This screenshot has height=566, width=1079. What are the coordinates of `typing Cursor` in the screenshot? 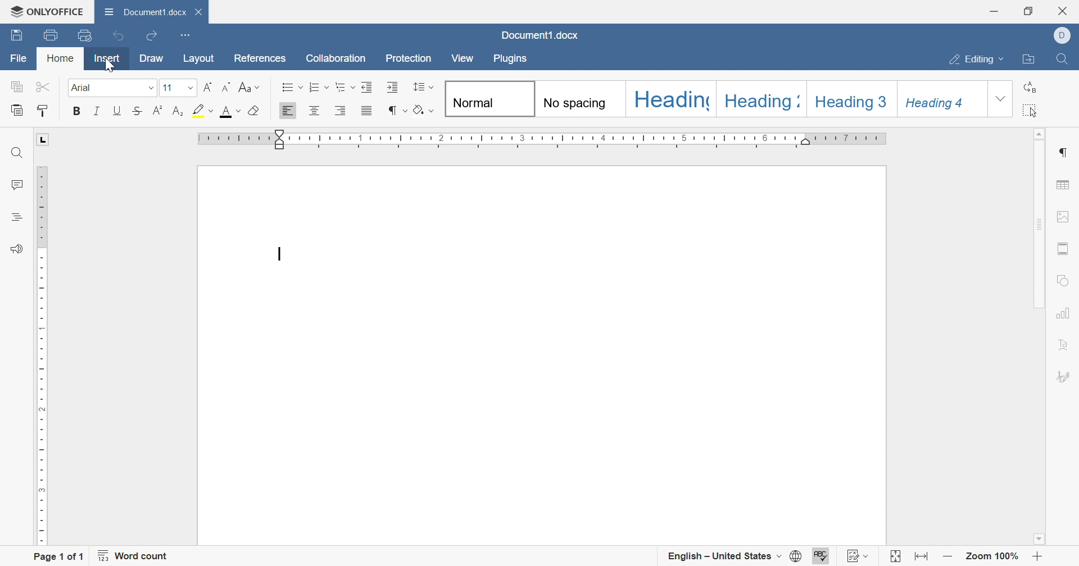 It's located at (282, 253).